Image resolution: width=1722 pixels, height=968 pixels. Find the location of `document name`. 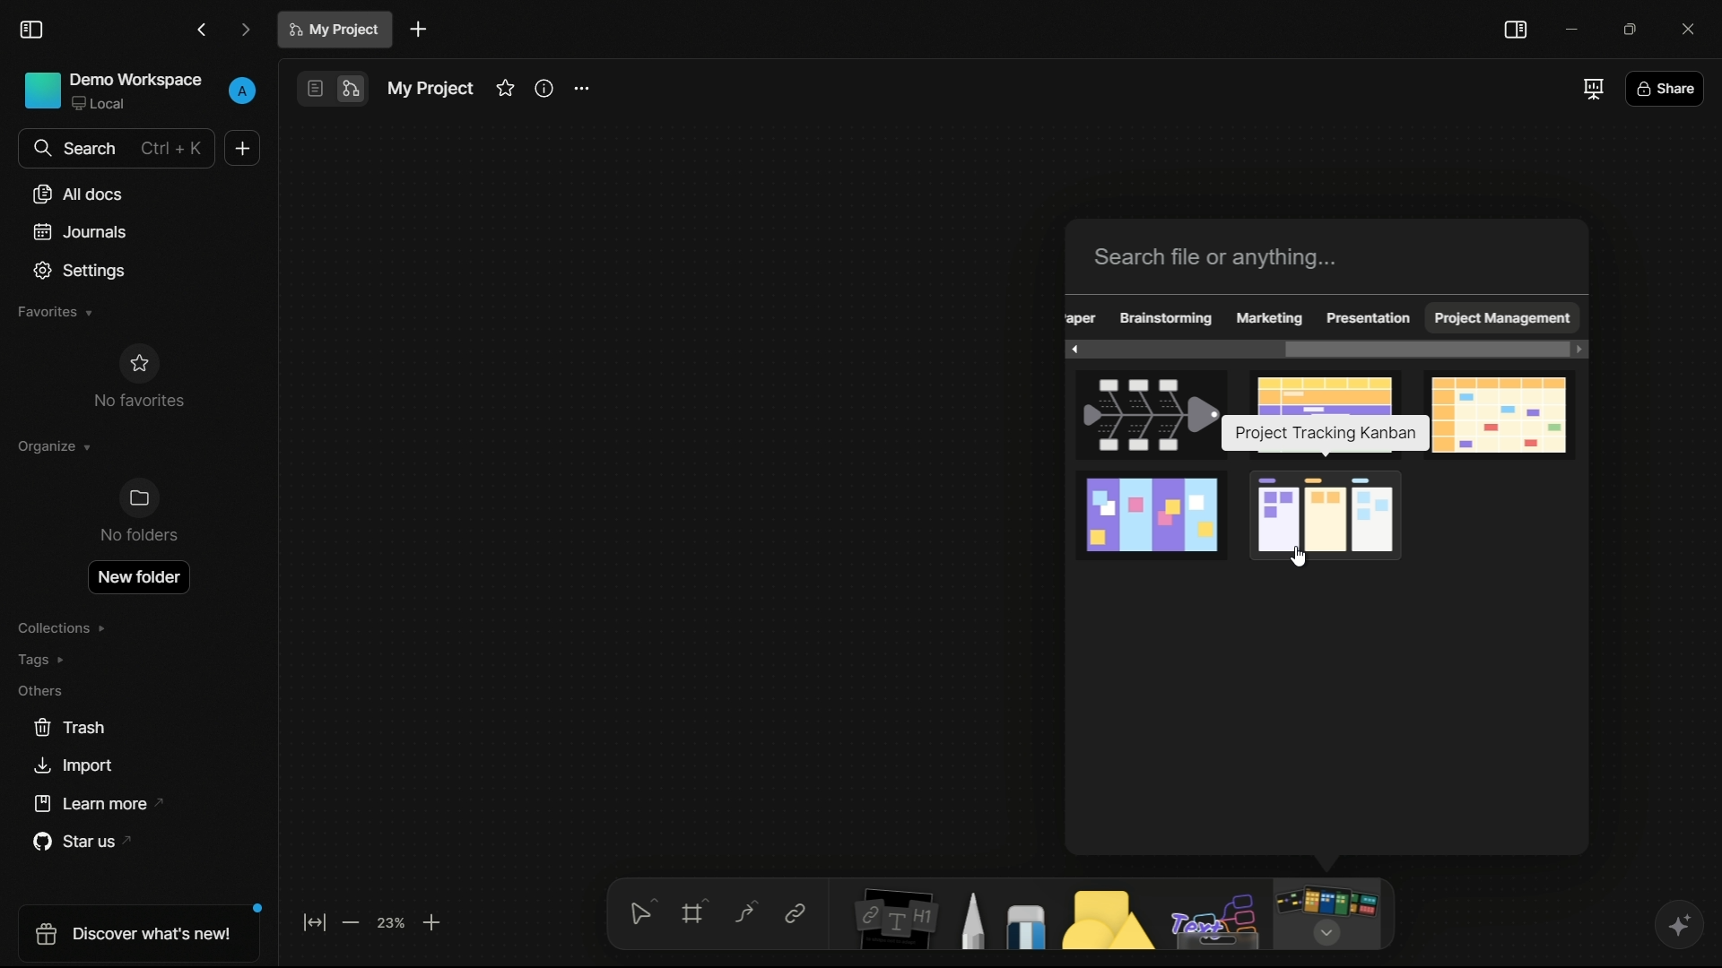

document name is located at coordinates (429, 89).